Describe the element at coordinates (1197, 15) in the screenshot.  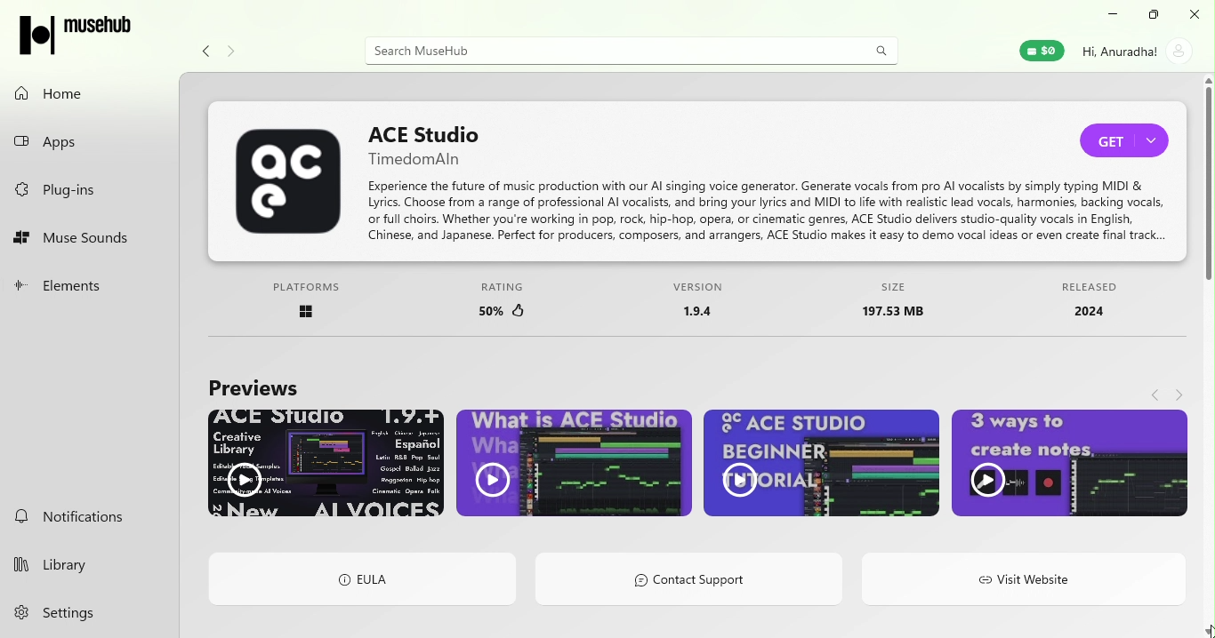
I see `close` at that location.